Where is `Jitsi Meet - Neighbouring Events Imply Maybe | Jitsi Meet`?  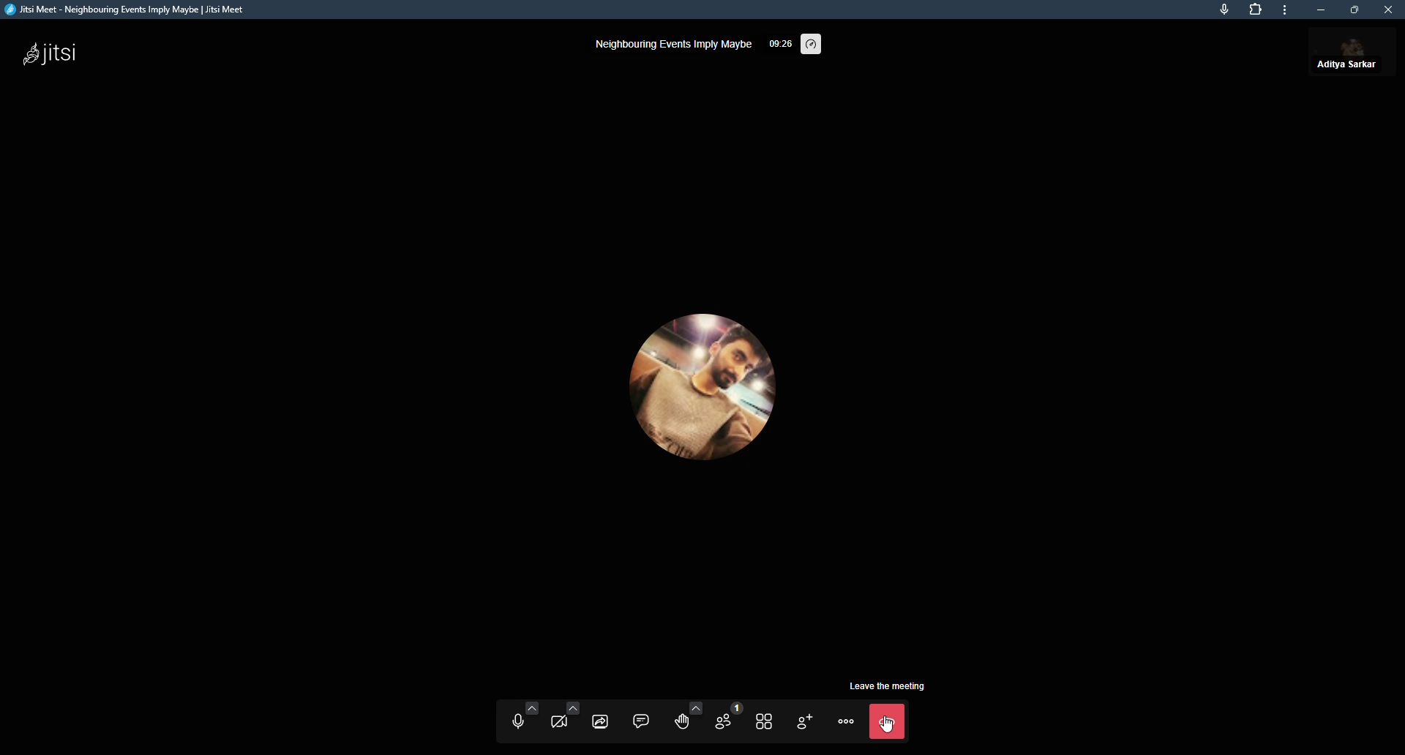
Jitsi Meet - Neighbouring Events Imply Maybe | Jitsi Meet is located at coordinates (131, 10).